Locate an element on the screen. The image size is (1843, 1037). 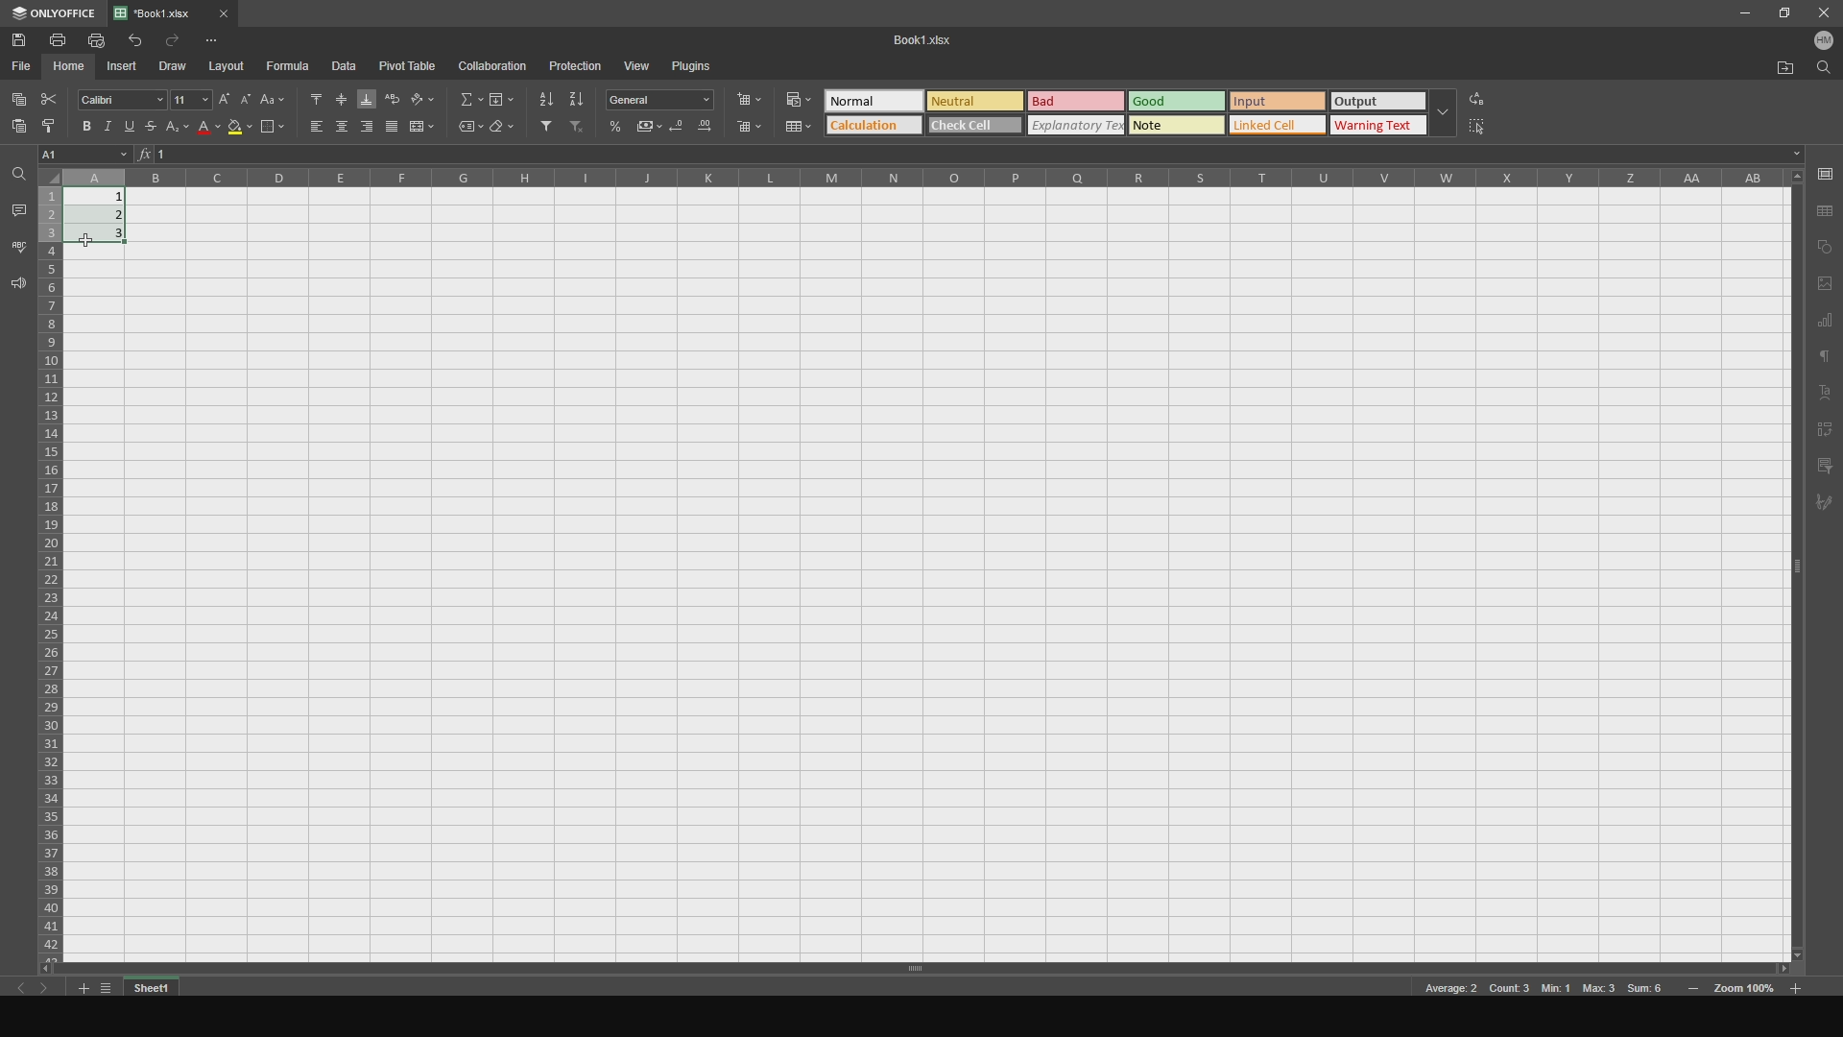
clear is located at coordinates (504, 130).